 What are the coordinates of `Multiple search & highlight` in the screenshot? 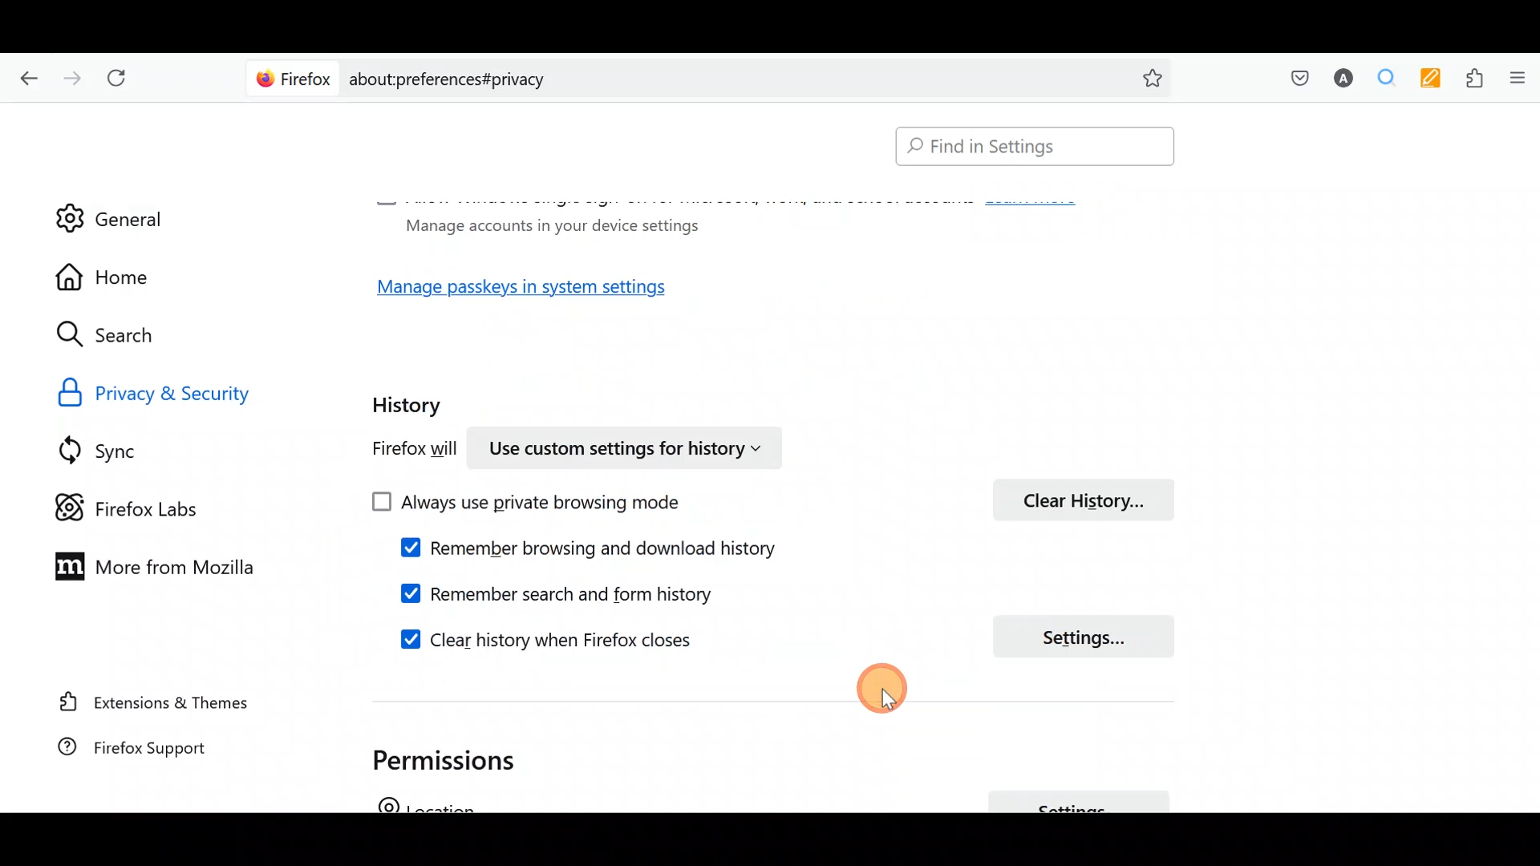 It's located at (1380, 79).